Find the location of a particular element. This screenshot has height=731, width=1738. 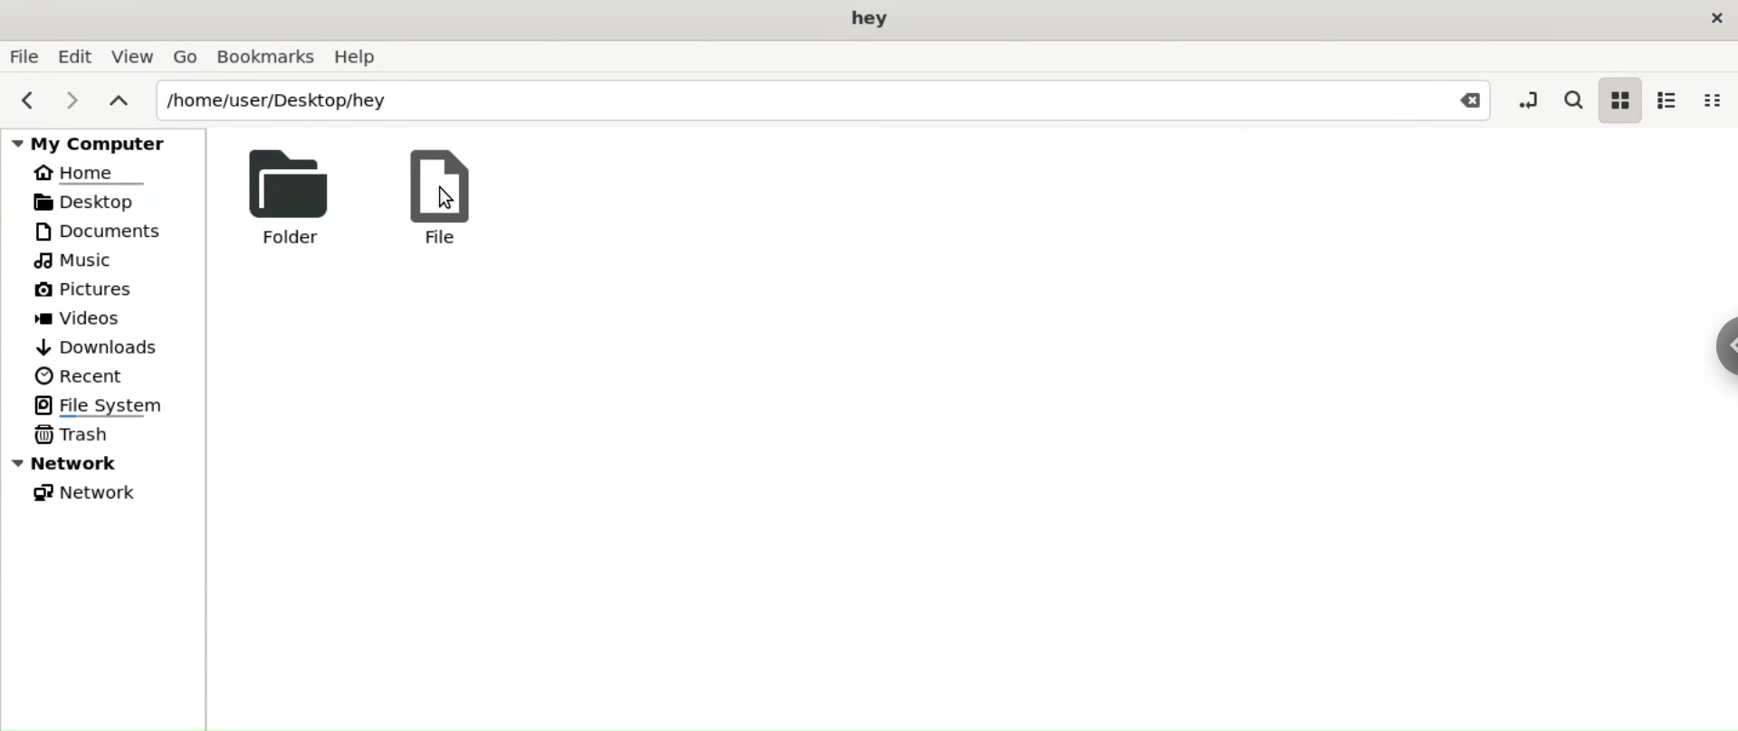

Music is located at coordinates (74, 261).